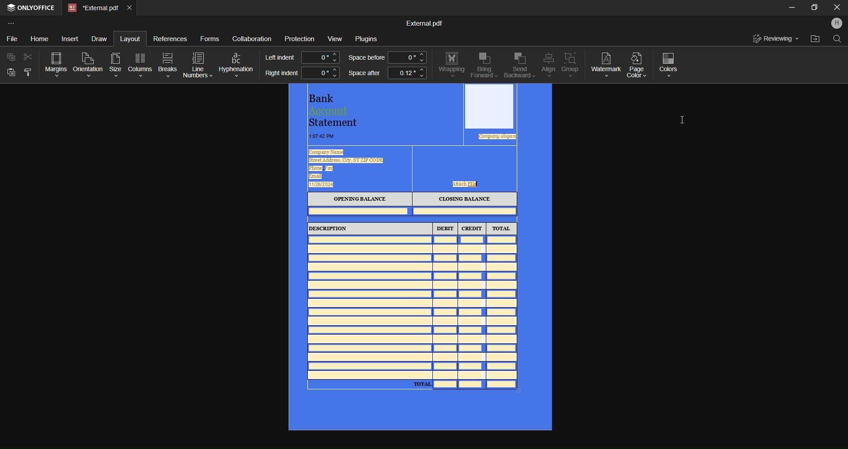 Image resolution: width=848 pixels, height=449 pixels. What do you see at coordinates (131, 9) in the screenshot?
I see `Close tab` at bounding box center [131, 9].